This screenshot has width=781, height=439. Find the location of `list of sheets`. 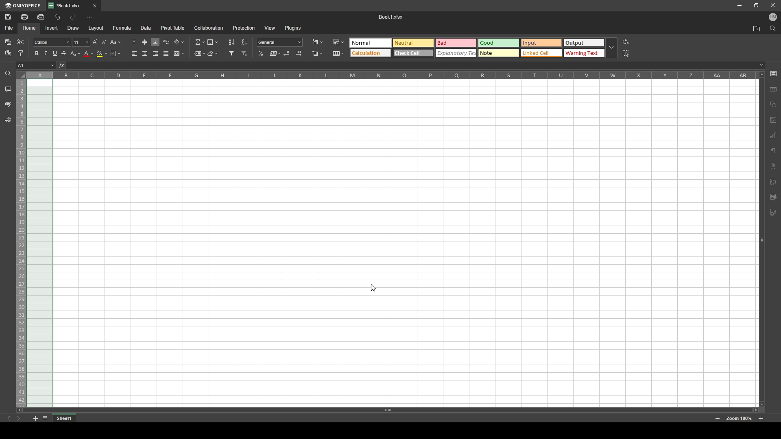

list of sheets is located at coordinates (45, 419).